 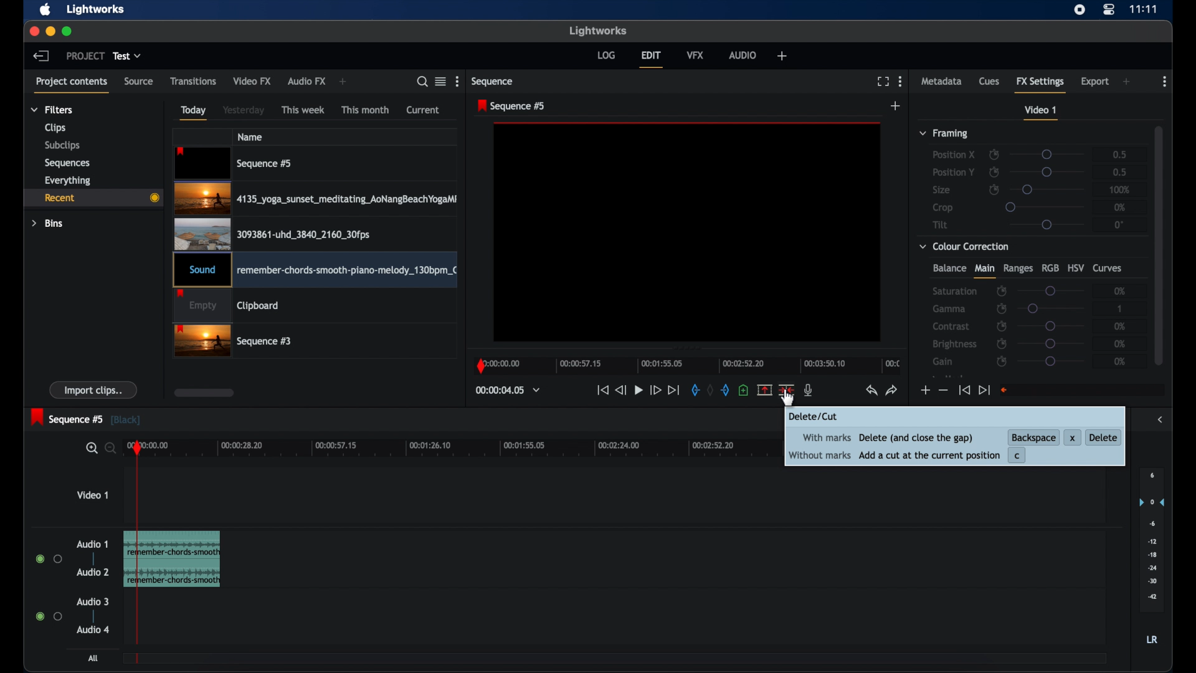 I want to click on transitions, so click(x=193, y=81).